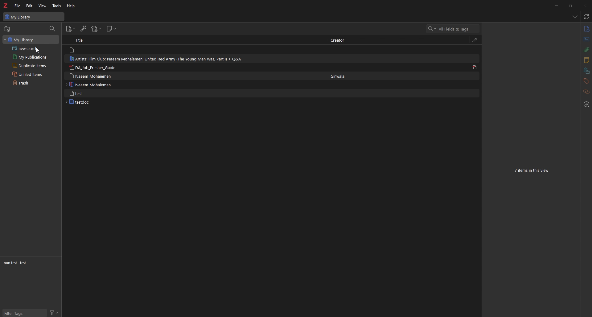 This screenshot has height=317, width=592. What do you see at coordinates (72, 50) in the screenshot?
I see `Document` at bounding box center [72, 50].